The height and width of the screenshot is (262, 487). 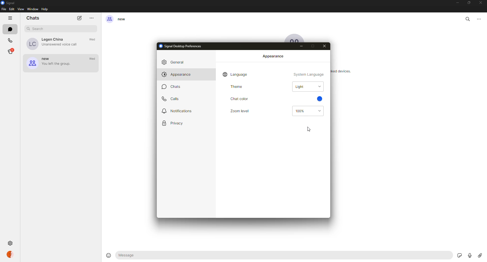 I want to click on new, so click(x=50, y=63).